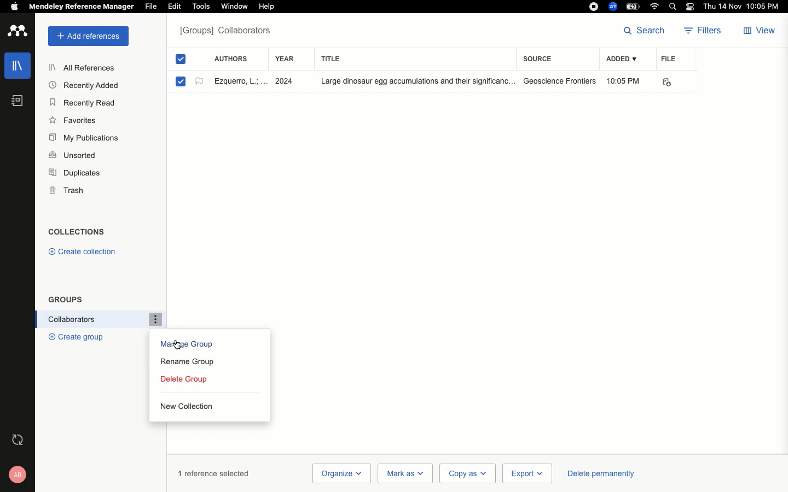 The width and height of the screenshot is (788, 492). Describe the element at coordinates (19, 66) in the screenshot. I see `Library` at that location.